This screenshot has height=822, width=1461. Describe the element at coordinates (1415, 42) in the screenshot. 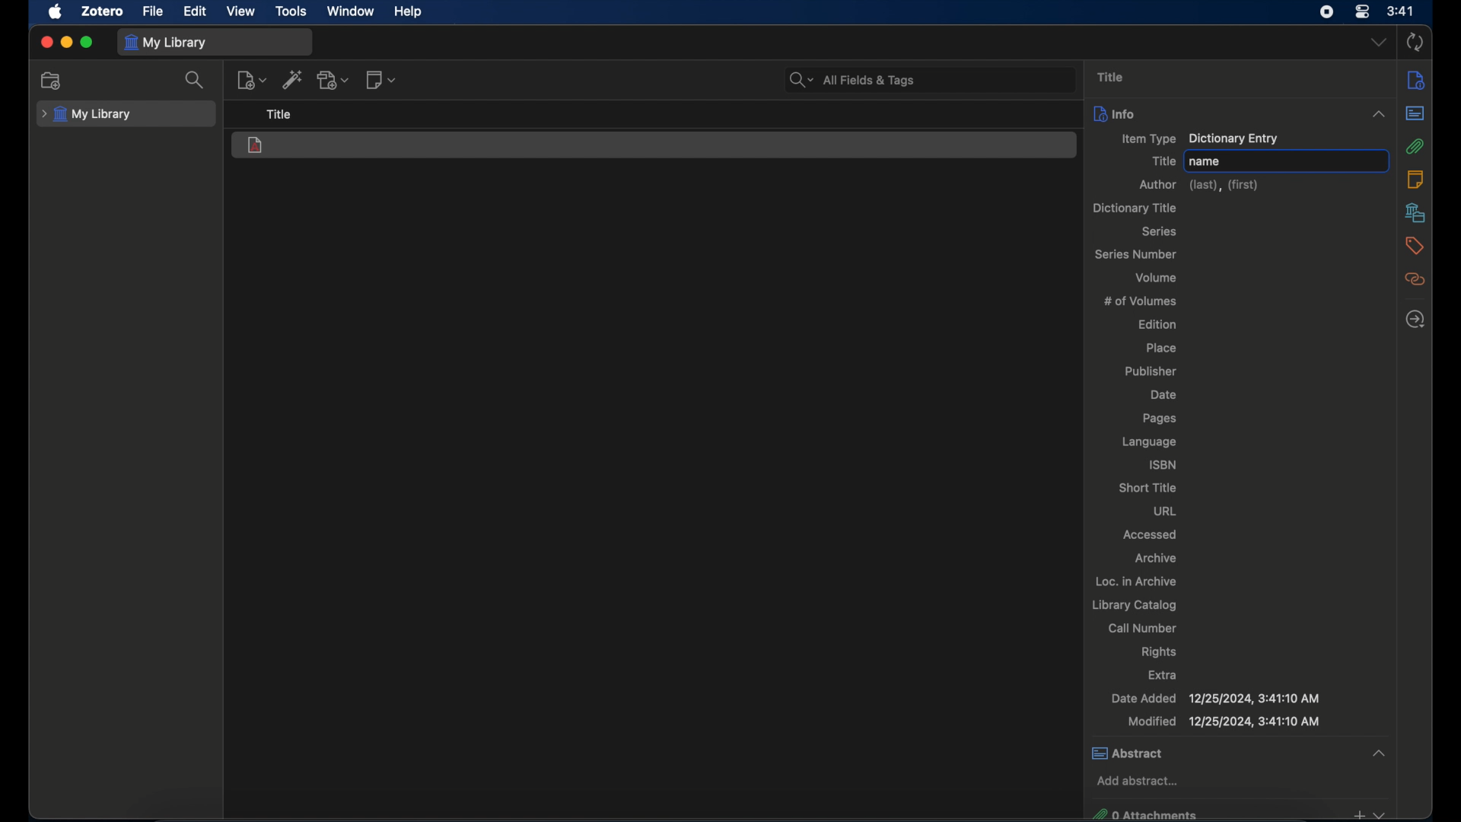

I see `sync` at that location.